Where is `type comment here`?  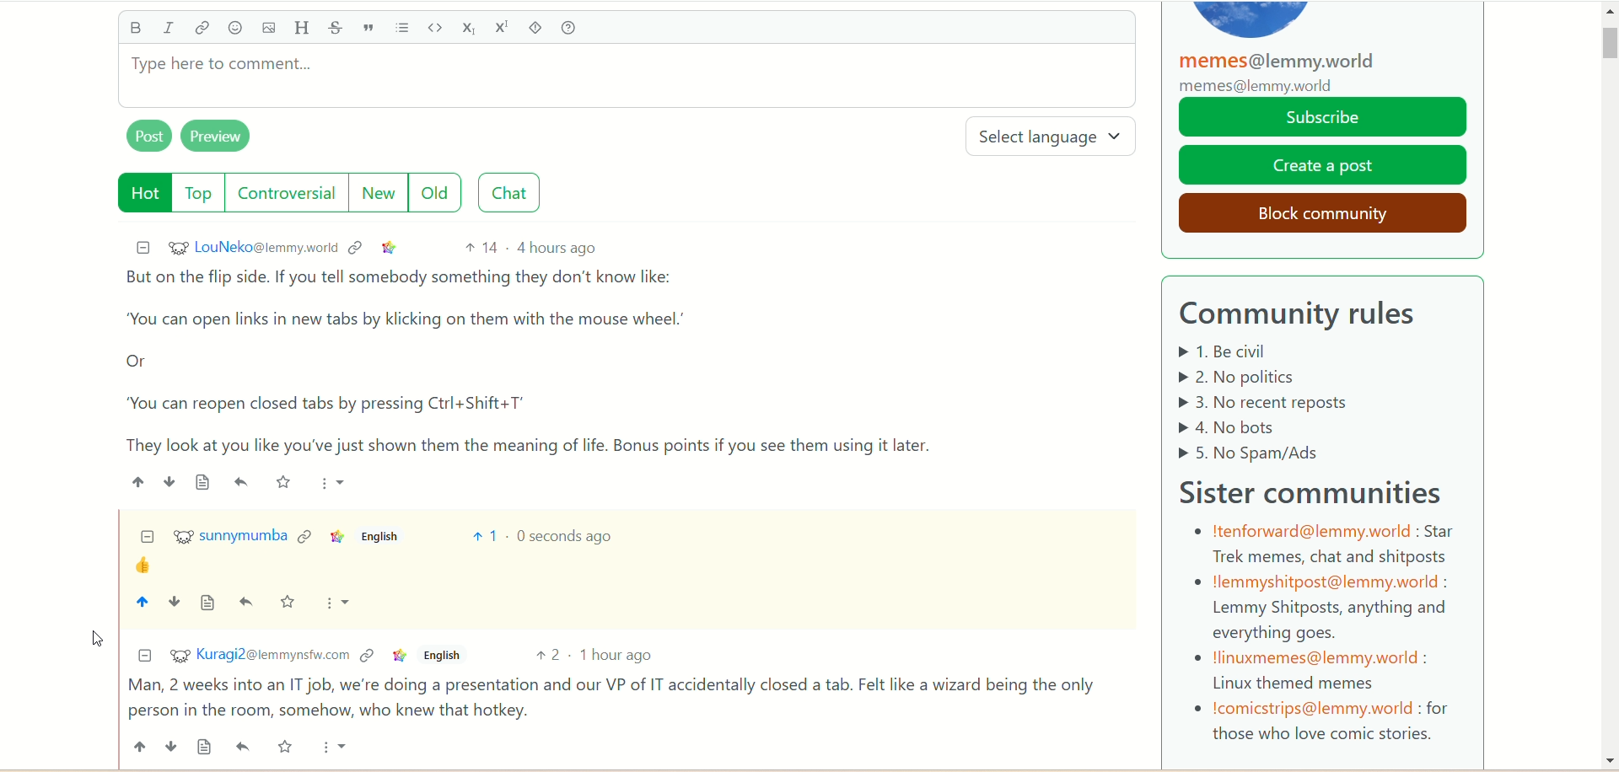
type comment here is located at coordinates (625, 83).